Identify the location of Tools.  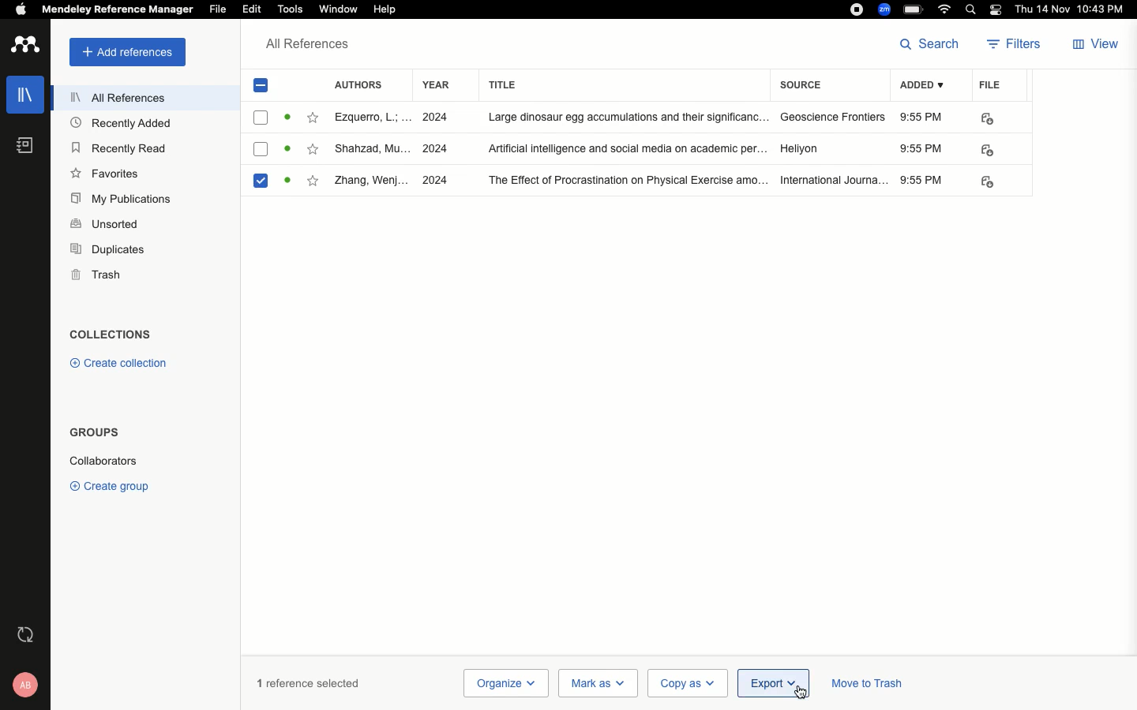
(288, 9).